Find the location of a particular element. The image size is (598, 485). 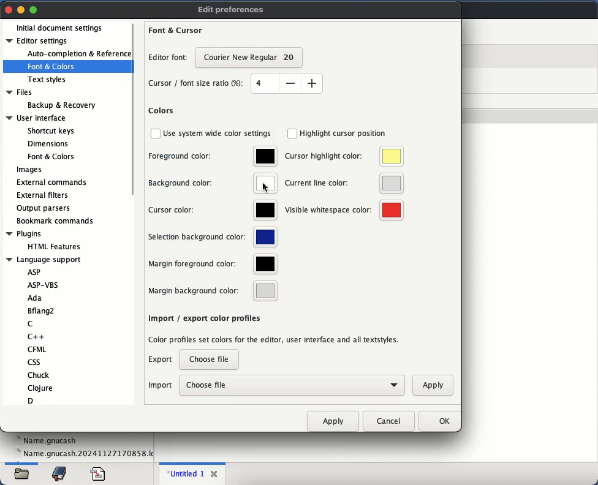

margin foreground color  is located at coordinates (214, 265).